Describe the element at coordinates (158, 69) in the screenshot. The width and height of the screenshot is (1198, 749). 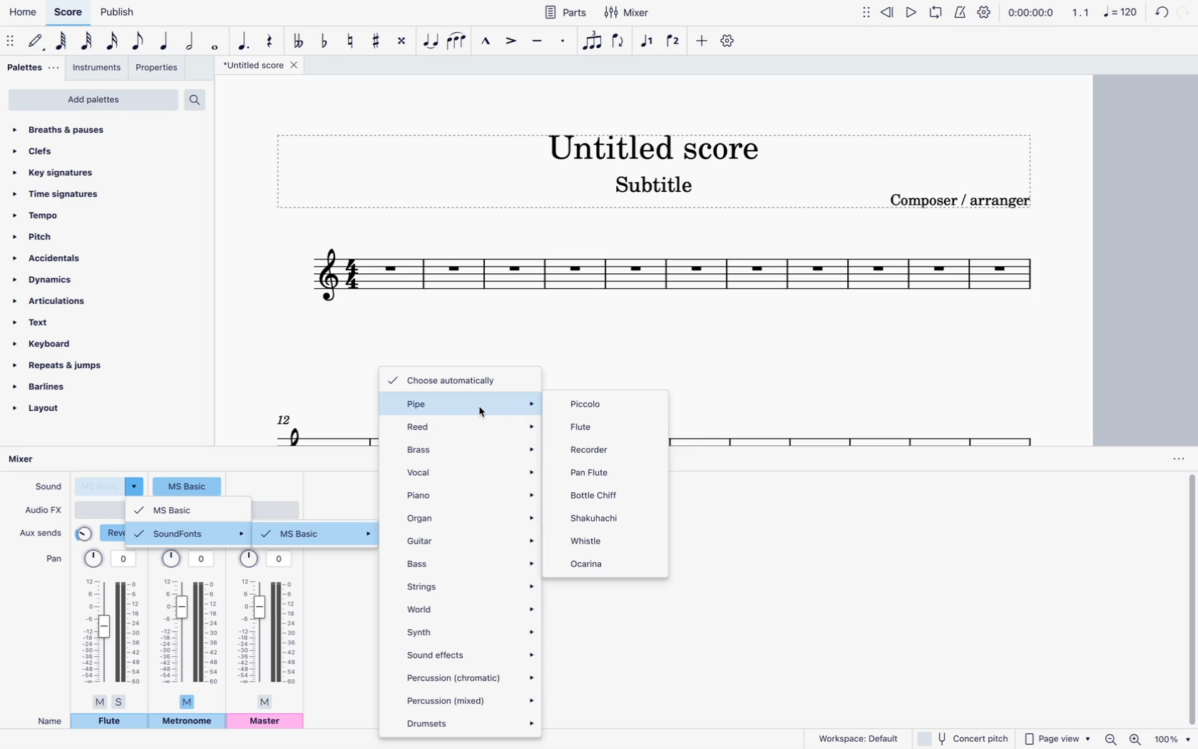
I see `properties` at that location.